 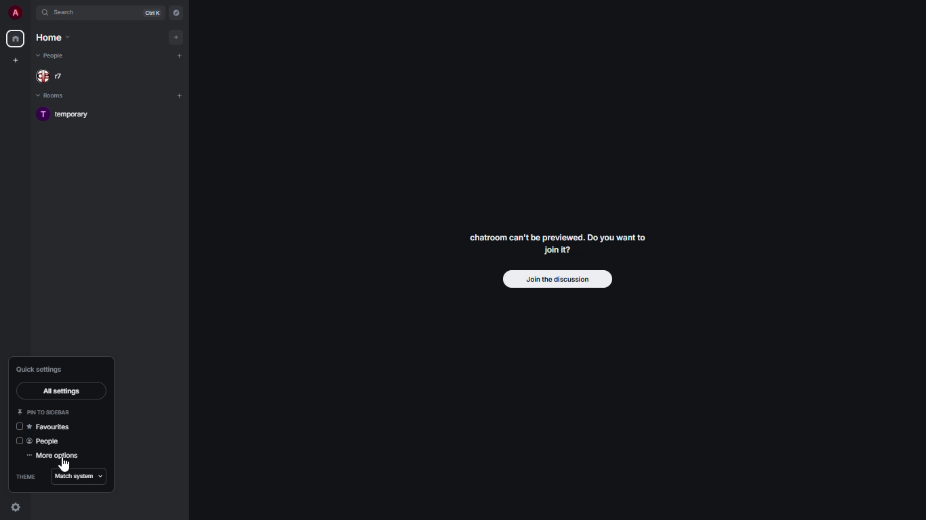 I want to click on join the discussion, so click(x=555, y=279).